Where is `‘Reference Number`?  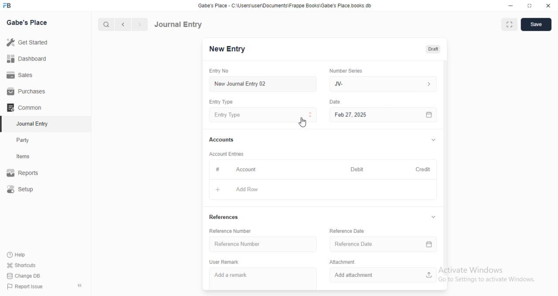
‘Reference Number is located at coordinates (265, 244).